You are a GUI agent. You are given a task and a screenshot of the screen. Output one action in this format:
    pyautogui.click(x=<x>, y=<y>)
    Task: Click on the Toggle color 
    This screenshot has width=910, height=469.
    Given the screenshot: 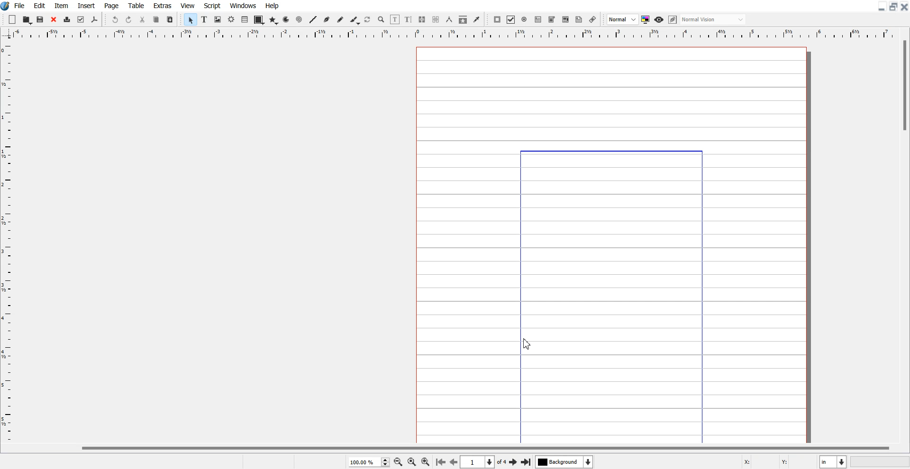 What is the action you would take?
    pyautogui.click(x=646, y=20)
    